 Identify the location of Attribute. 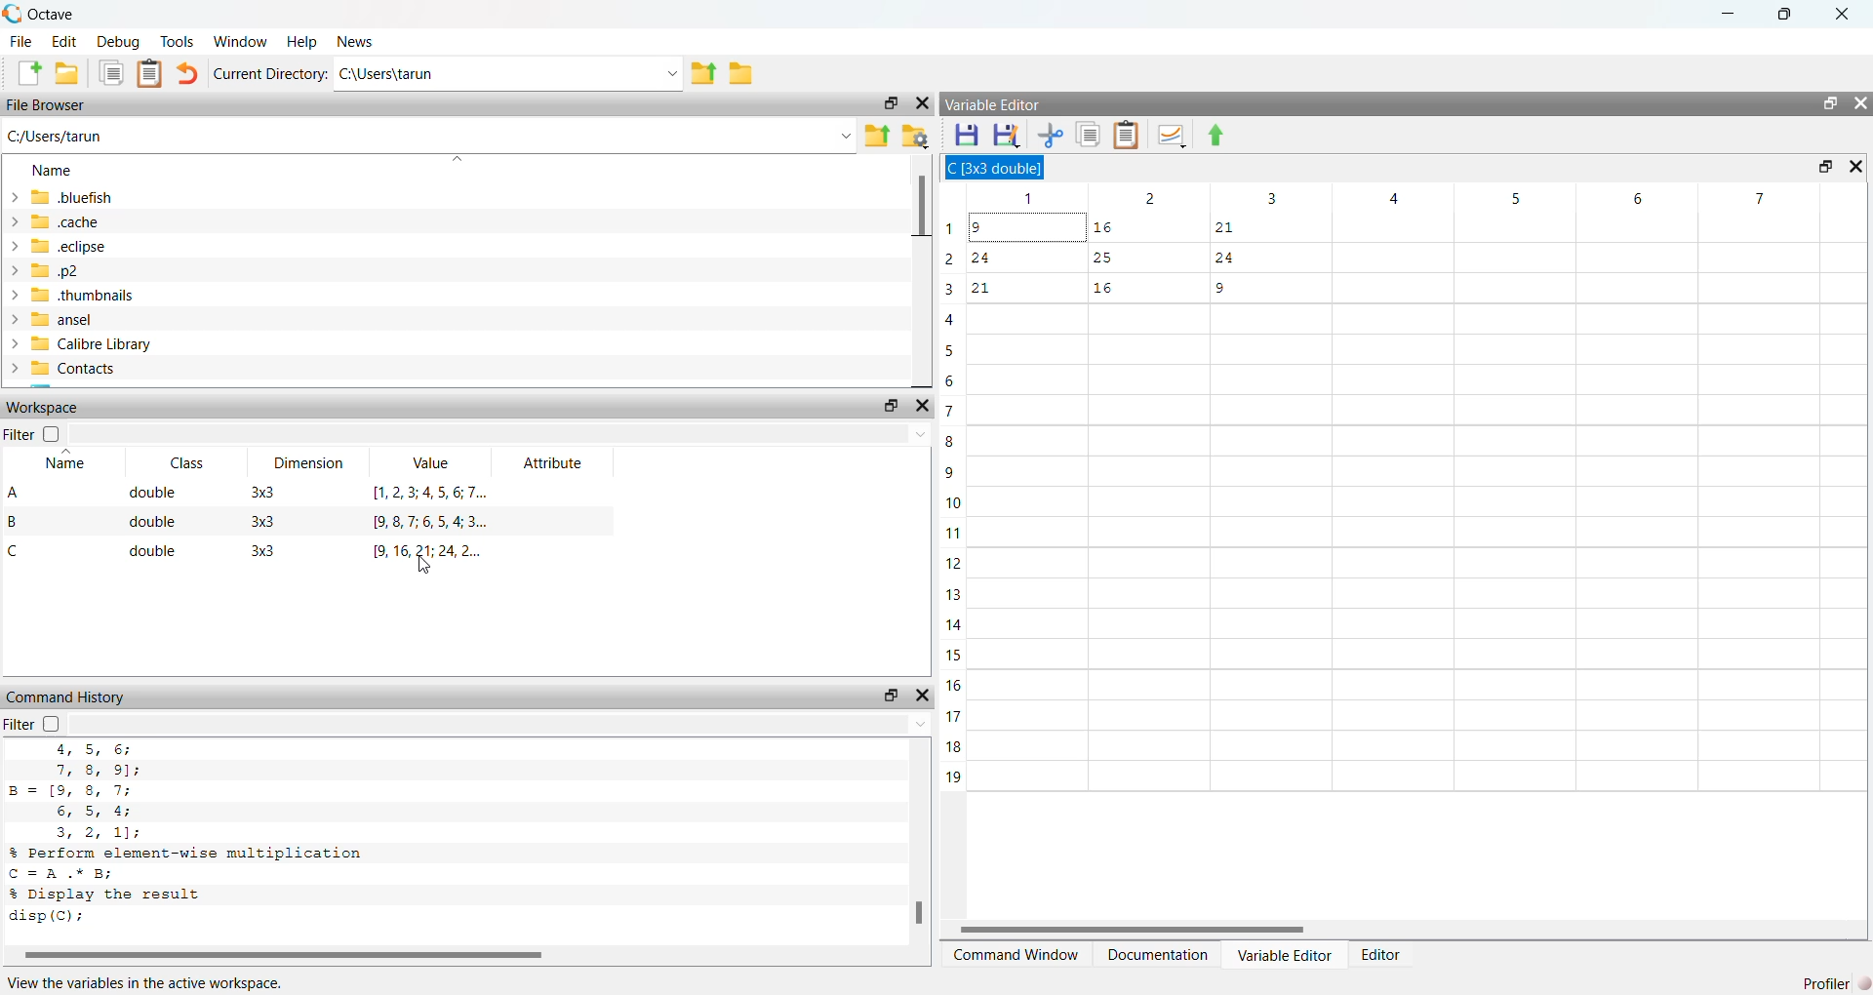
(558, 462).